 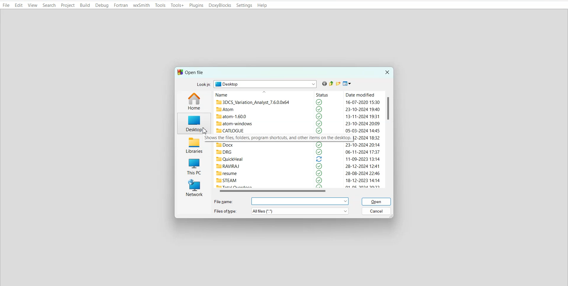 What do you see at coordinates (228, 181) in the screenshot?
I see `STEAM` at bounding box center [228, 181].